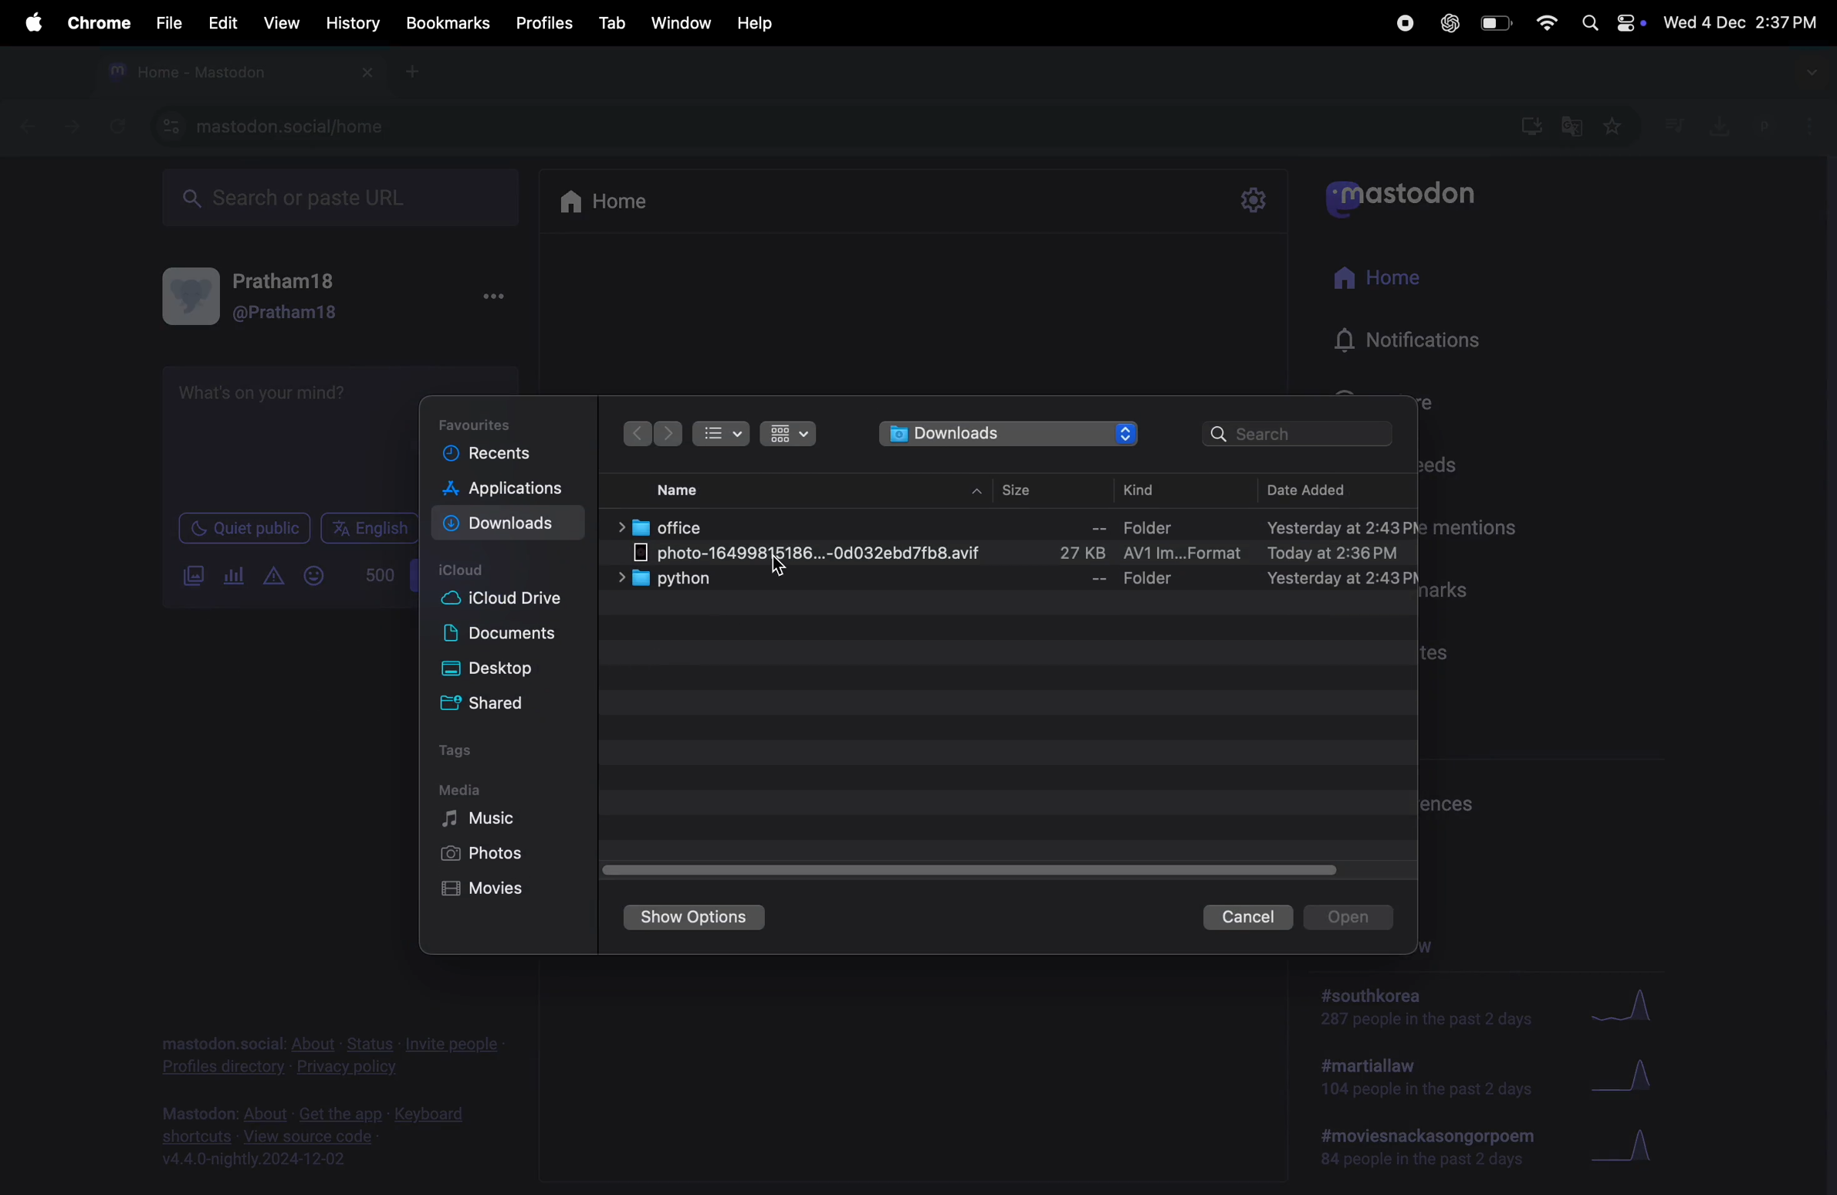 The height and width of the screenshot is (1195, 1837). What do you see at coordinates (235, 72) in the screenshot?
I see `mastodon tab` at bounding box center [235, 72].